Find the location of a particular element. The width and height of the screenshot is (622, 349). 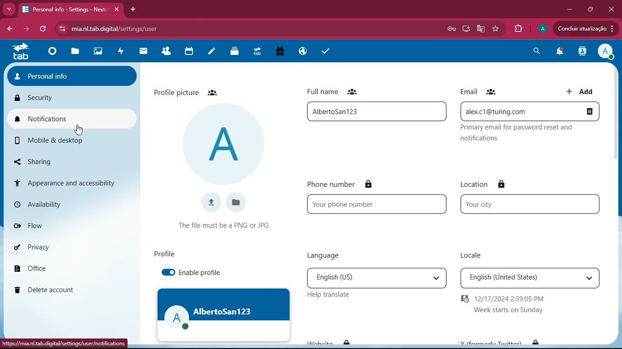

enable profile is located at coordinates (203, 273).